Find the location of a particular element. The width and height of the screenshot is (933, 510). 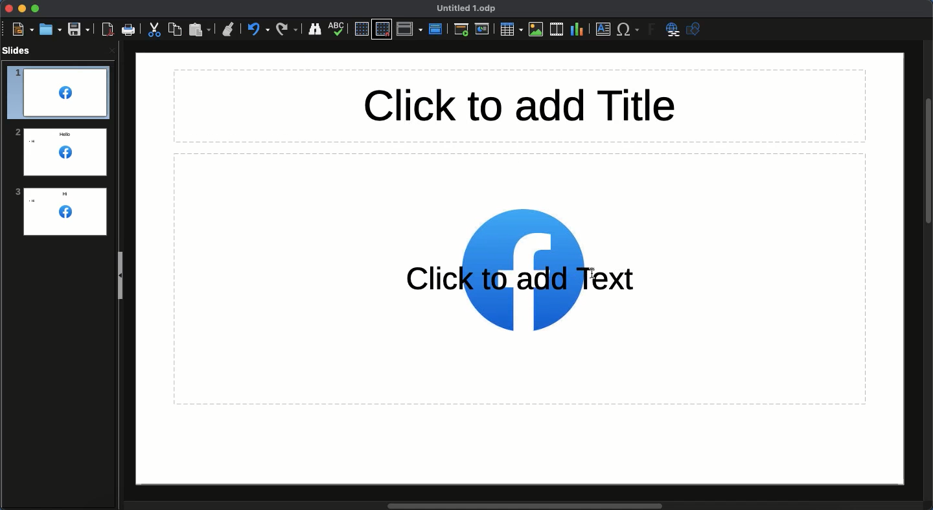

Cut is located at coordinates (154, 30).